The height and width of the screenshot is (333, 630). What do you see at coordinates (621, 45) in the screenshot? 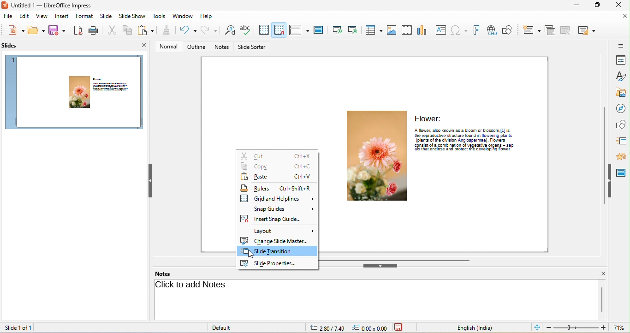
I see `sidebar settings` at bounding box center [621, 45].